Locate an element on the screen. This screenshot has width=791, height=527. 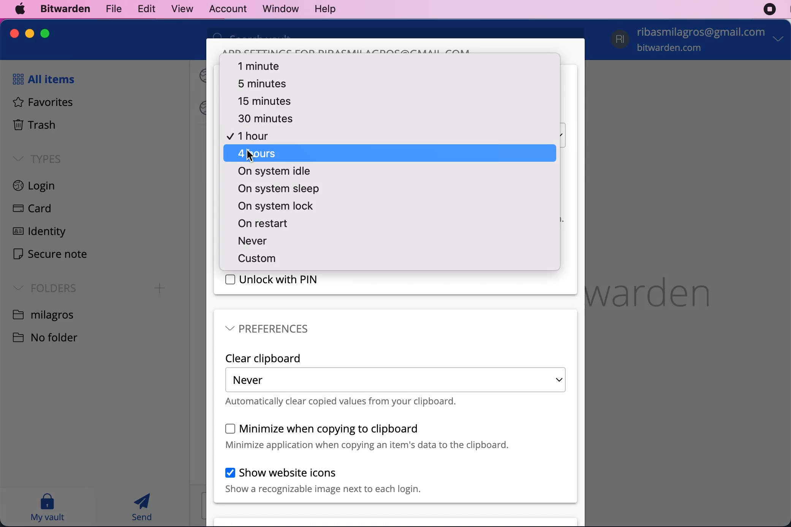
identity is located at coordinates (37, 233).